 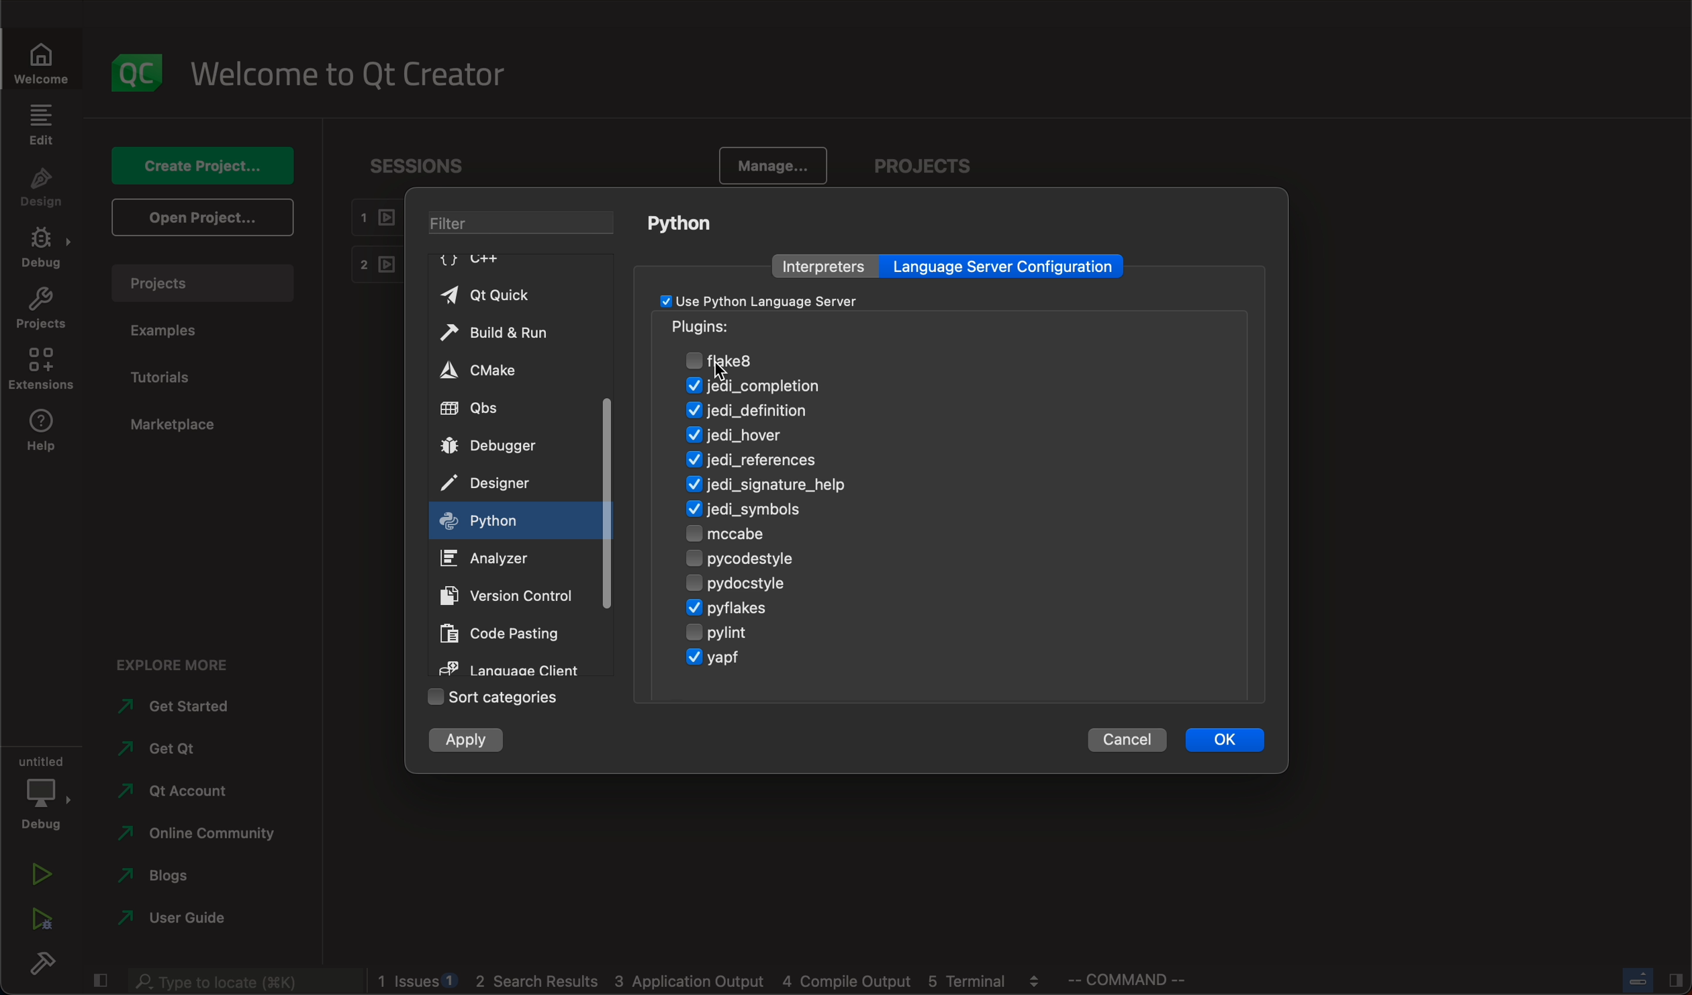 I want to click on refernces, so click(x=755, y=460).